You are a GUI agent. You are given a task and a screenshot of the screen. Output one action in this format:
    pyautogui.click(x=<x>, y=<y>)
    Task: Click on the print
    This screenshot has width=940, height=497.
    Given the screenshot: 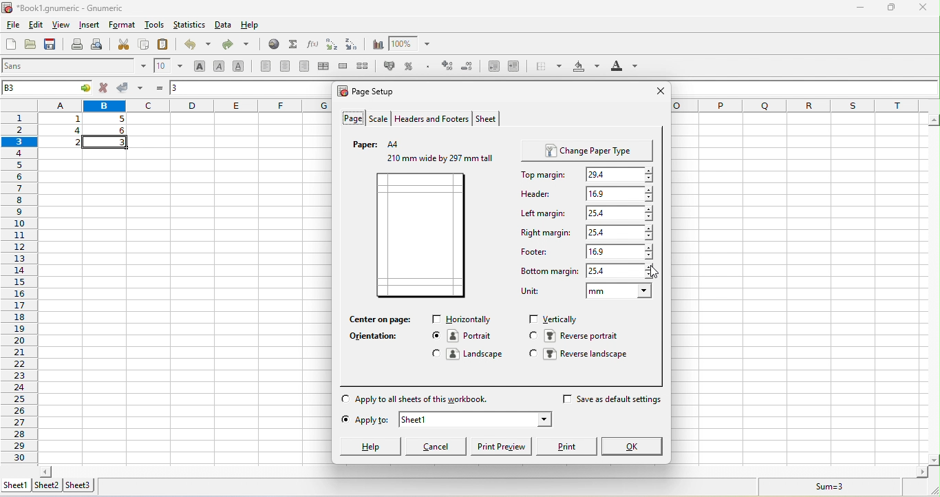 What is the action you would take?
    pyautogui.click(x=568, y=446)
    